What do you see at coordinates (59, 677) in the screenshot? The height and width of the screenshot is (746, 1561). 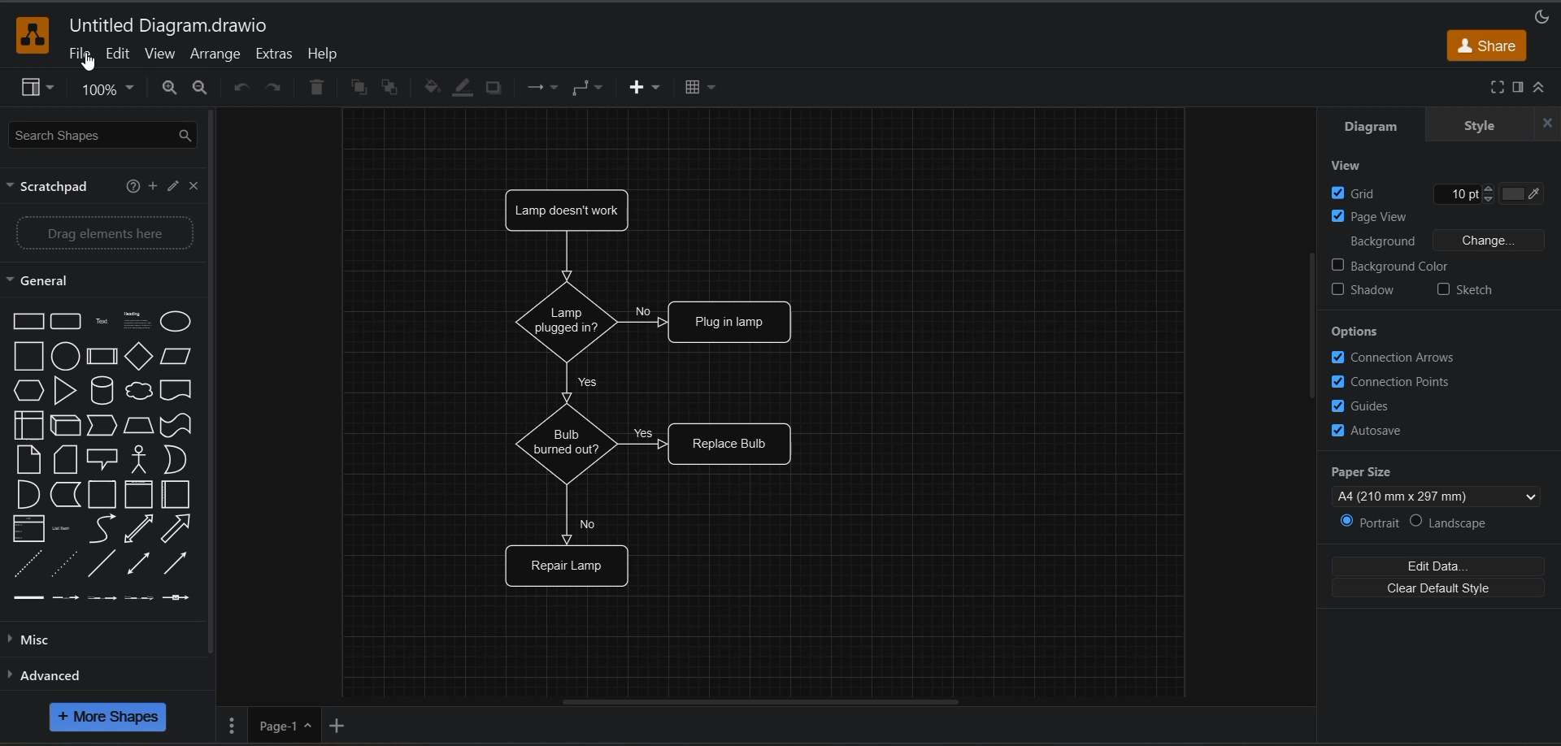 I see `advanced` at bounding box center [59, 677].